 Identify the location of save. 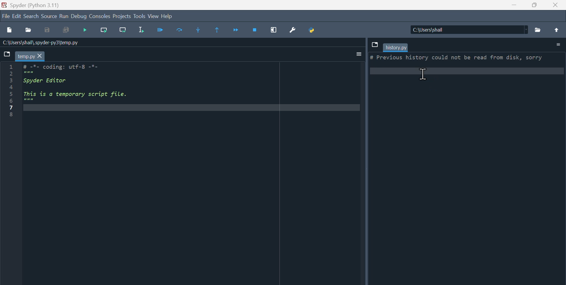
(47, 30).